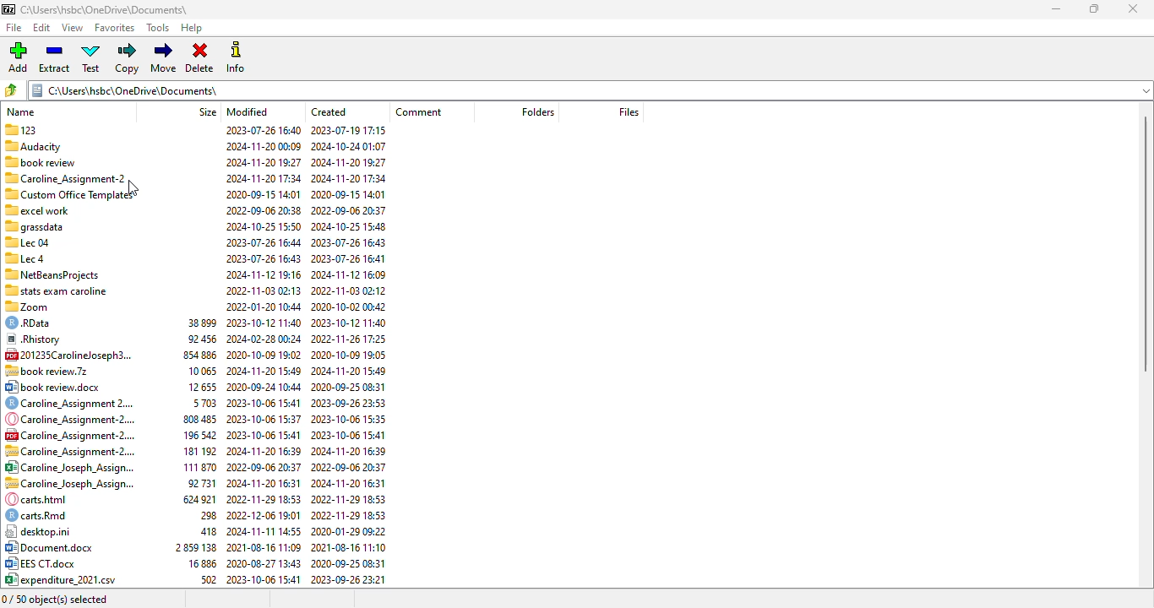  I want to click on 8 201235CarolineJoseph3..., so click(74, 354).